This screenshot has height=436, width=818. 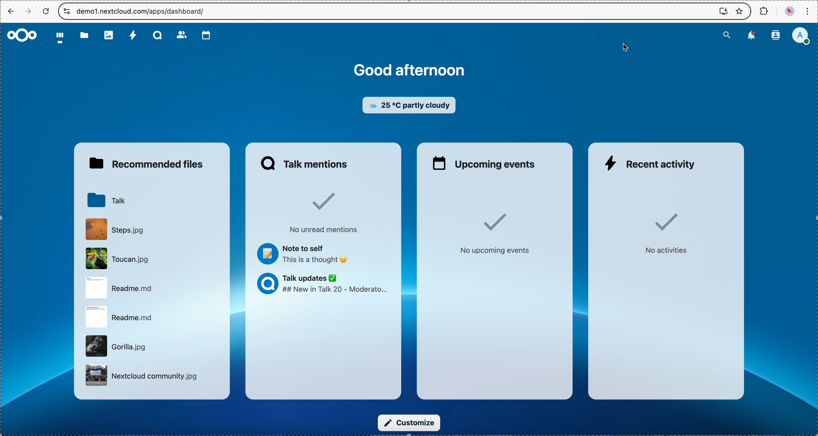 What do you see at coordinates (752, 36) in the screenshot?
I see `notifications` at bounding box center [752, 36].